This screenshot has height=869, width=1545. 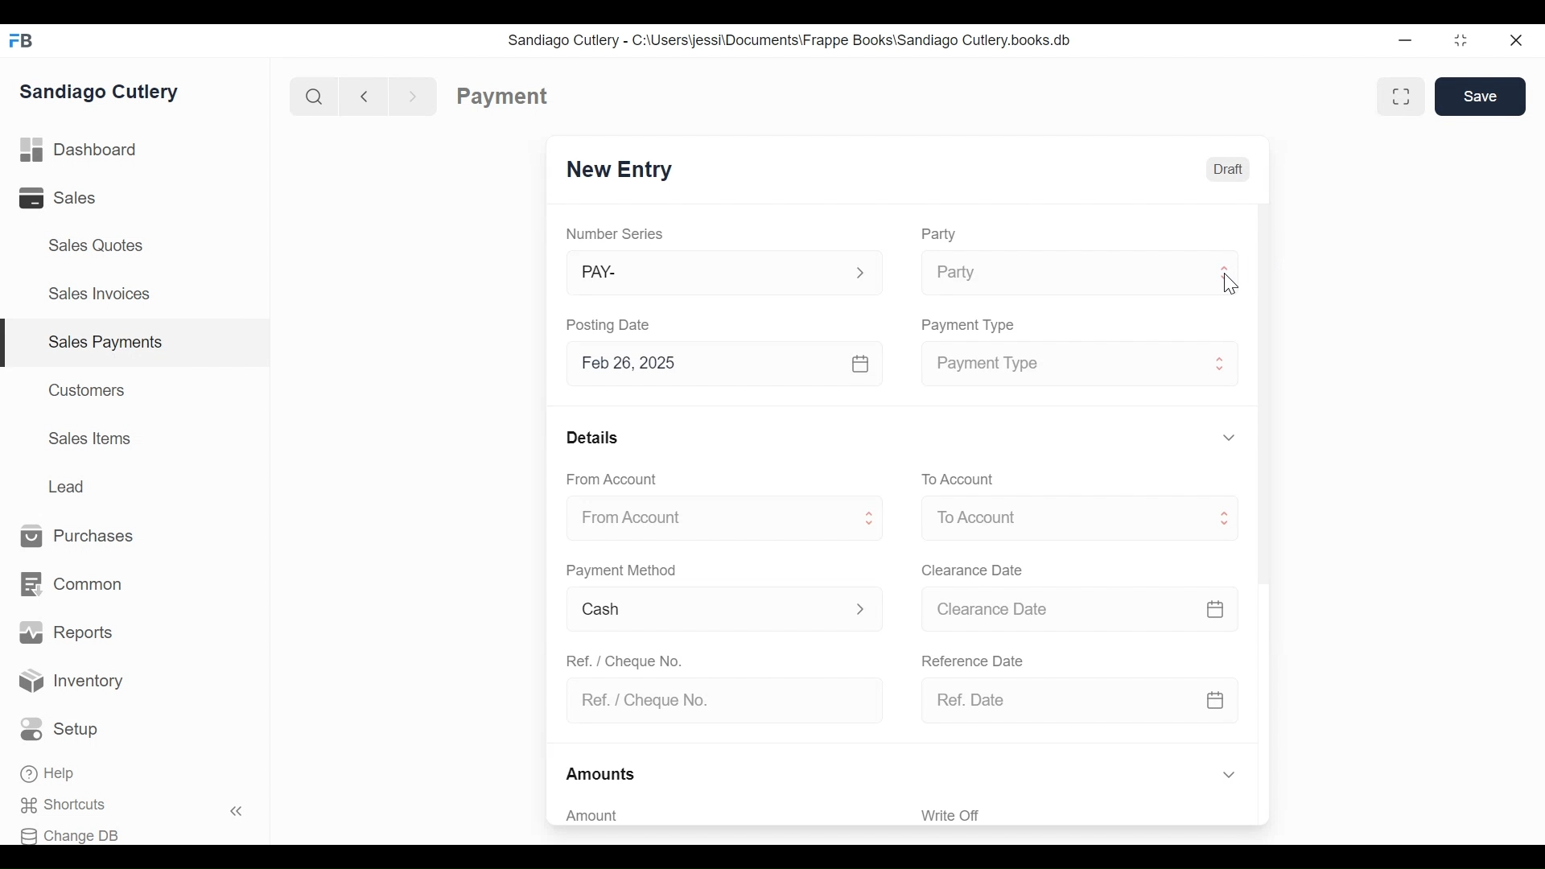 What do you see at coordinates (1518, 40) in the screenshot?
I see `Close ` at bounding box center [1518, 40].